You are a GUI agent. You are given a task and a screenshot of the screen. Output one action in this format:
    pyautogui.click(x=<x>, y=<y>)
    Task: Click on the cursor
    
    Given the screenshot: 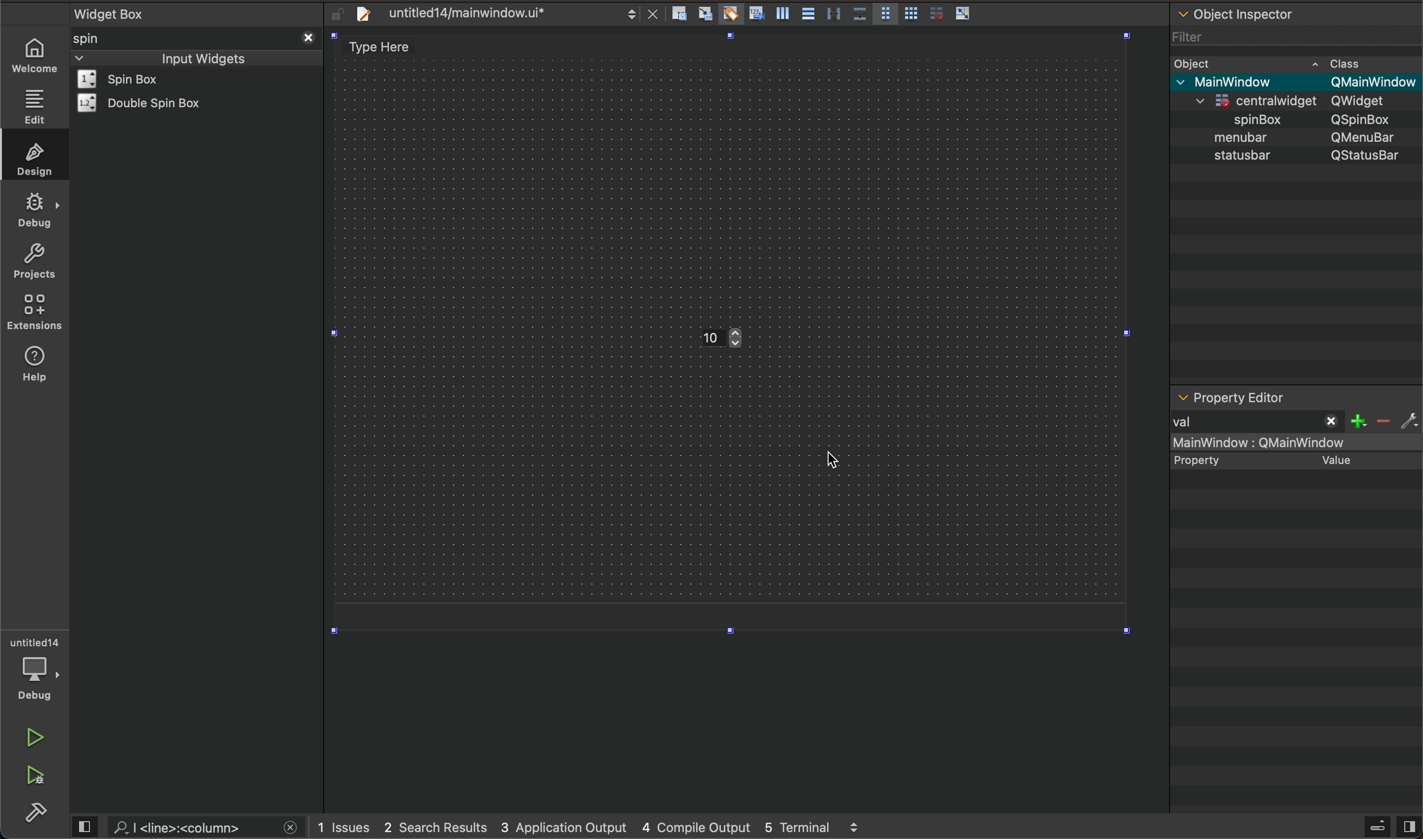 What is the action you would take?
    pyautogui.click(x=832, y=461)
    